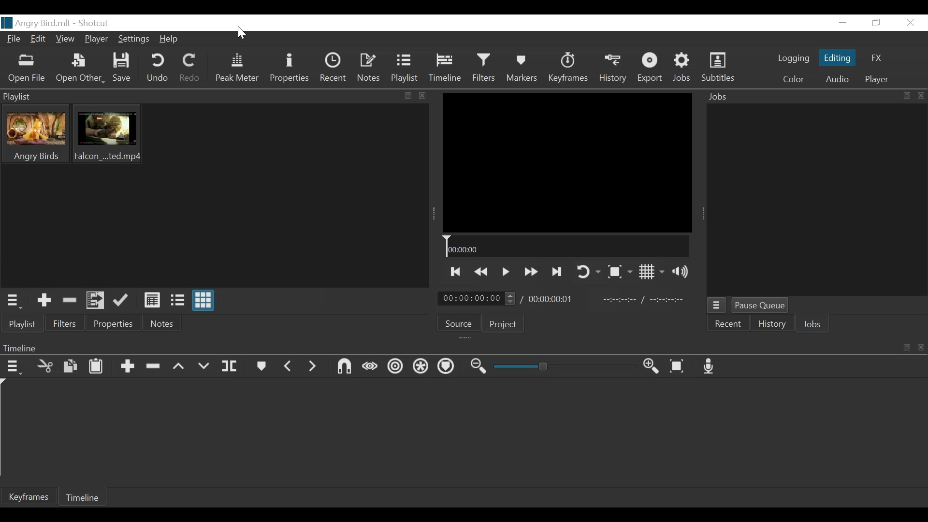  What do you see at coordinates (680, 366) in the screenshot?
I see `Zoom timeline to fit` at bounding box center [680, 366].